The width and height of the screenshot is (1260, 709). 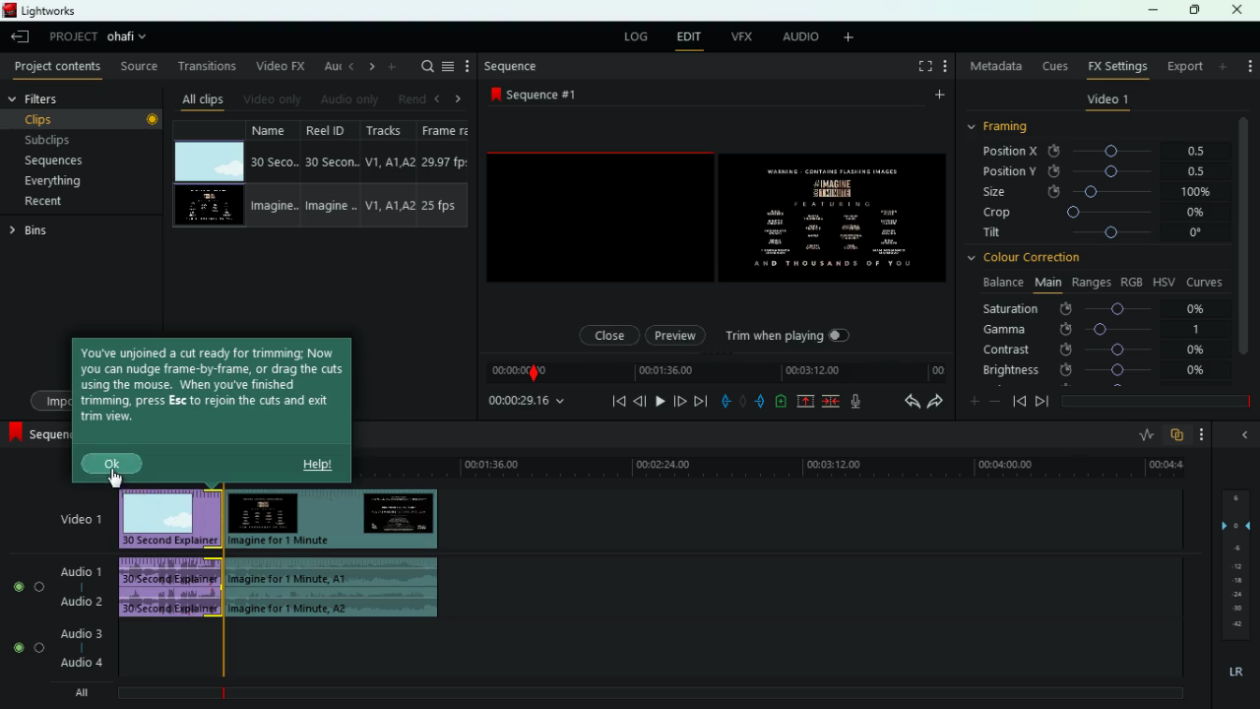 What do you see at coordinates (513, 66) in the screenshot?
I see `sequence` at bounding box center [513, 66].